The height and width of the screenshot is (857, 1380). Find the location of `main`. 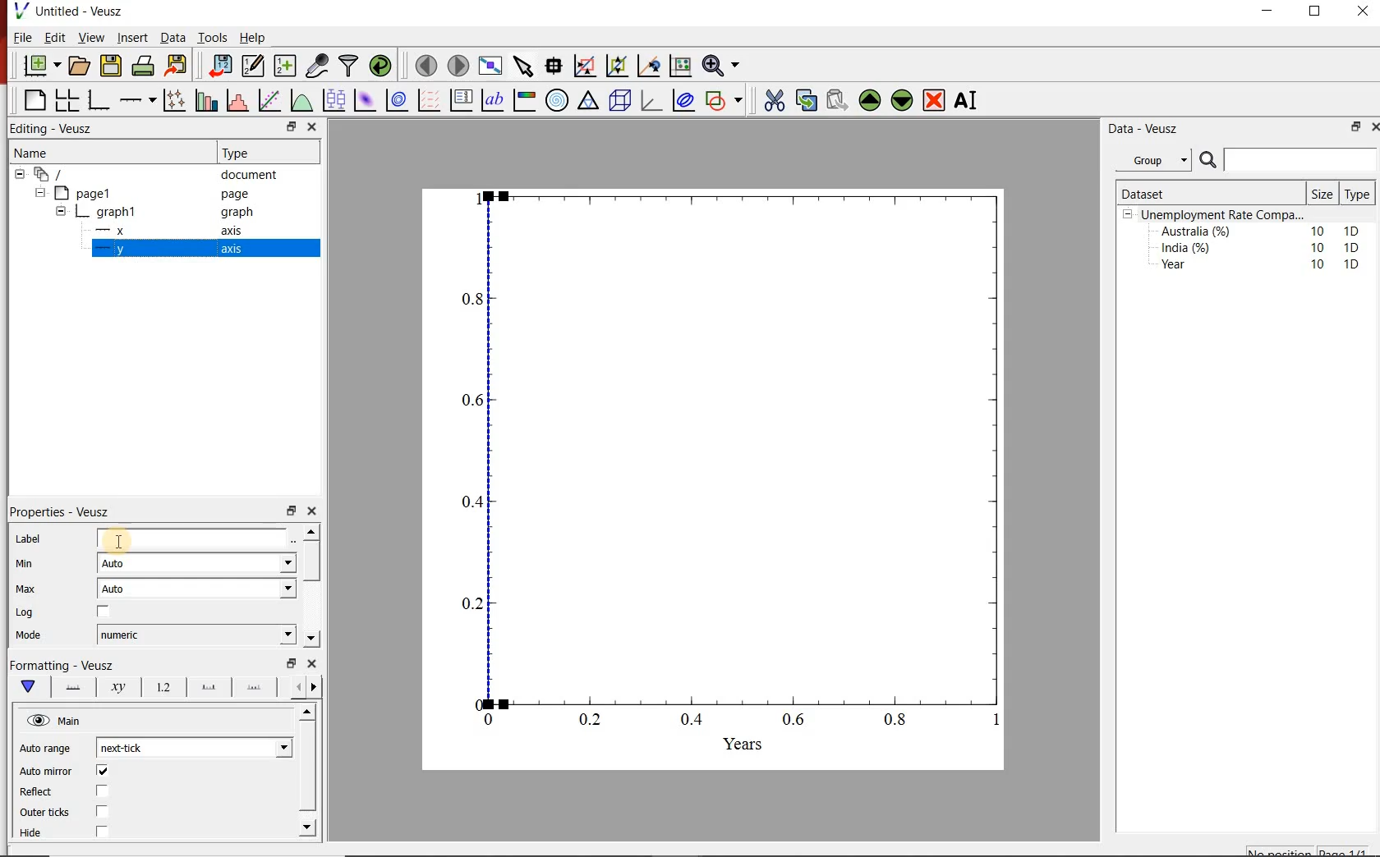

main is located at coordinates (32, 687).